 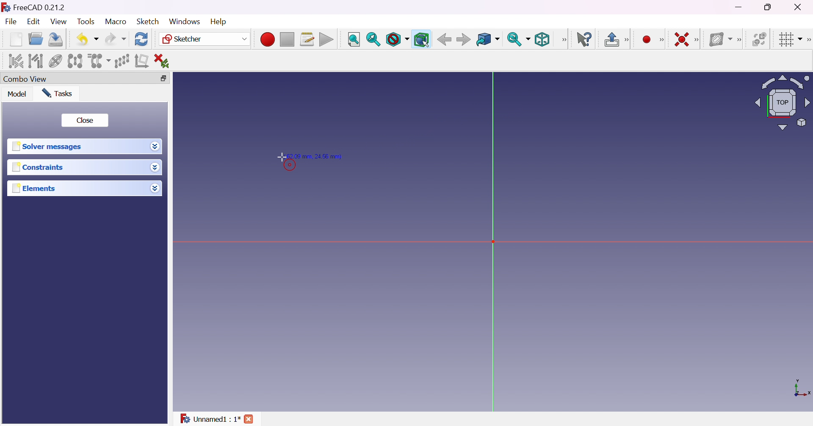 What do you see at coordinates (14, 61) in the screenshot?
I see `Select associated constraints` at bounding box center [14, 61].